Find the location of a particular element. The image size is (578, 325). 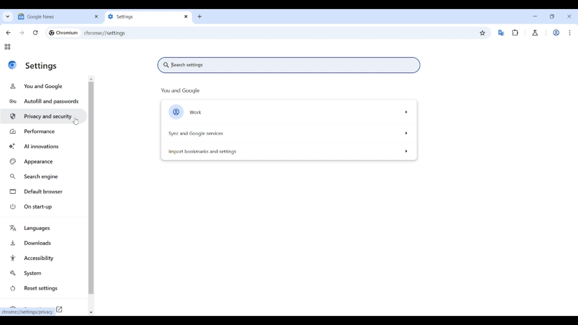

Tab 1 is located at coordinates (54, 16).